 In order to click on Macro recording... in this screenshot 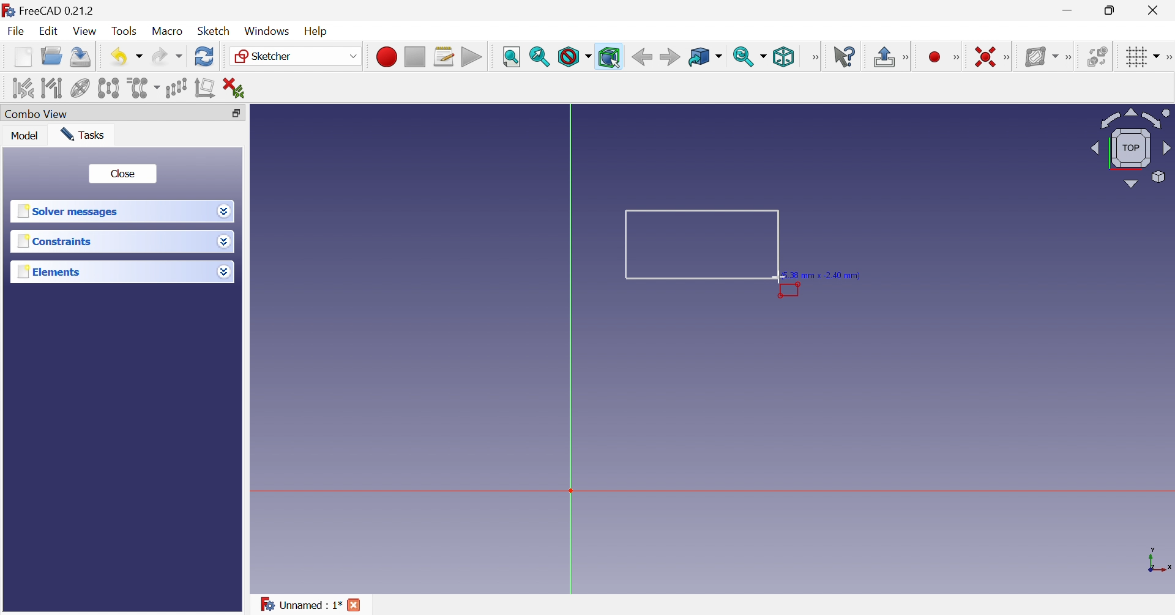, I will do `click(387, 57)`.